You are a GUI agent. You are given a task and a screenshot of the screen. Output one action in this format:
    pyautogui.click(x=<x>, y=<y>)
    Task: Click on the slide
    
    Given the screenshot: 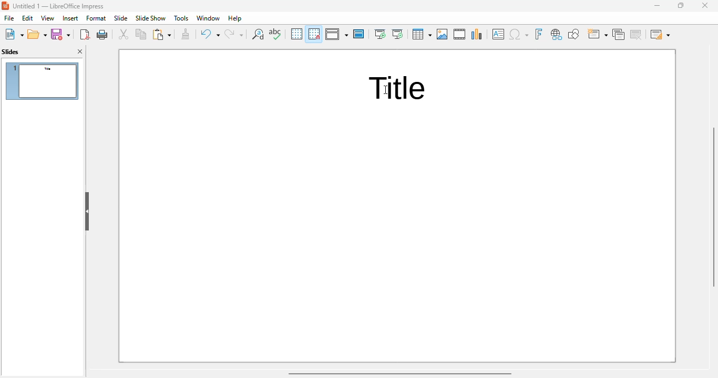 What is the action you would take?
    pyautogui.click(x=121, y=18)
    